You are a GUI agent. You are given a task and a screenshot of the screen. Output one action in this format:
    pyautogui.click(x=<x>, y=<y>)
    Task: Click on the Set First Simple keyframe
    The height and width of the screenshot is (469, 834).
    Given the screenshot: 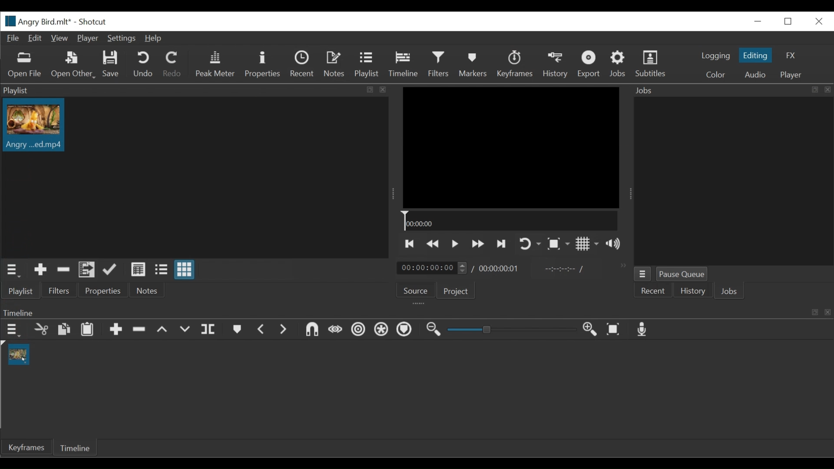 What is the action you would take?
    pyautogui.click(x=333, y=330)
    